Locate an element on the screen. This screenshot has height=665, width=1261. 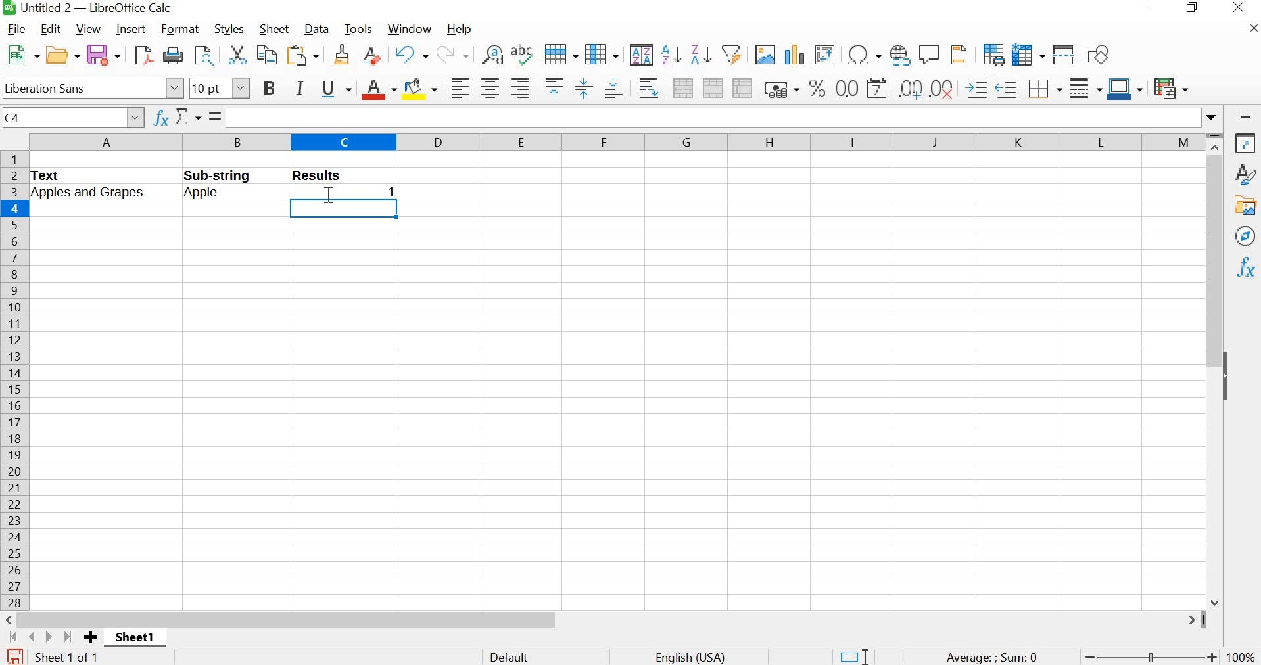
data is located at coordinates (316, 29).